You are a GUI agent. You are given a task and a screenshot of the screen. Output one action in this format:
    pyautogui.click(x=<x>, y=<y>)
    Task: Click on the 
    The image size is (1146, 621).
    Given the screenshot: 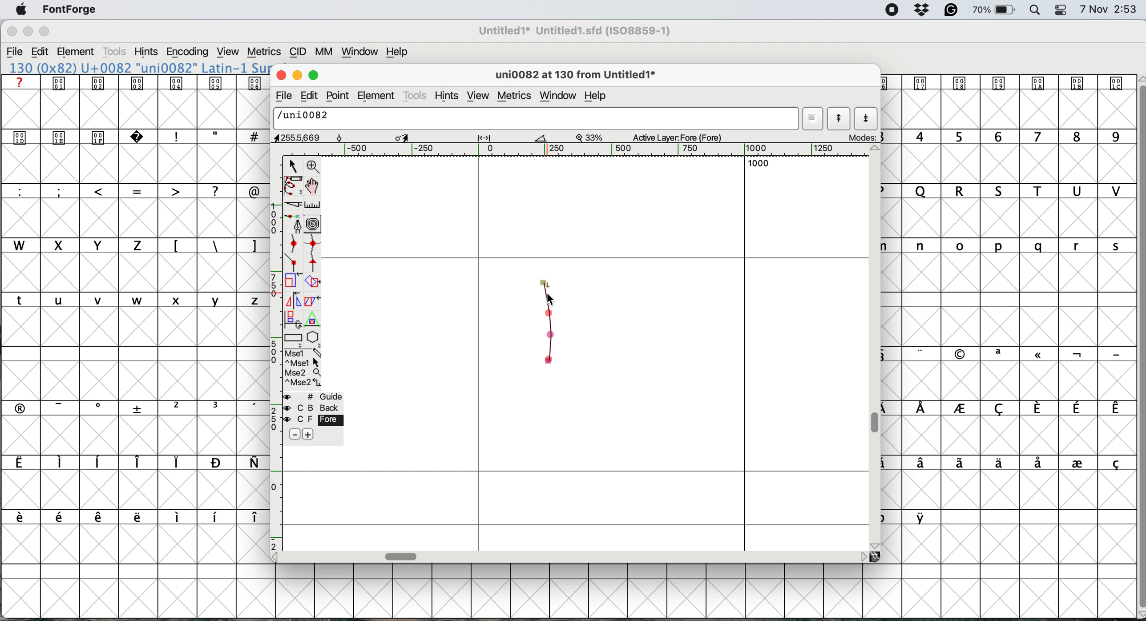 What is the action you would take?
    pyautogui.click(x=45, y=20)
    